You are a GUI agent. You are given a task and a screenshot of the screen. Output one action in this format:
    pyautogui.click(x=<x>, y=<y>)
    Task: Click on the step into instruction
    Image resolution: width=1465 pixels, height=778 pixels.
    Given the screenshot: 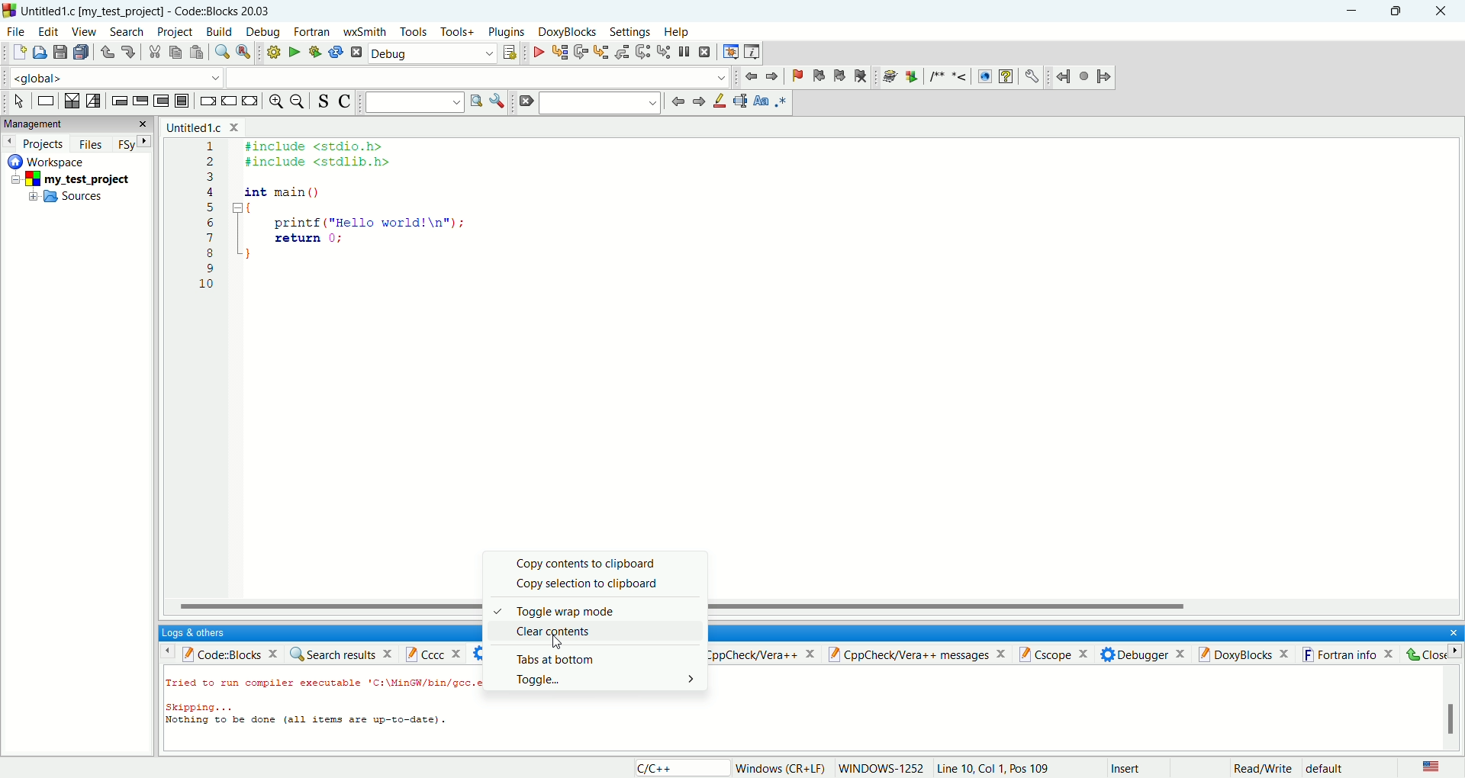 What is the action you would take?
    pyautogui.click(x=664, y=52)
    